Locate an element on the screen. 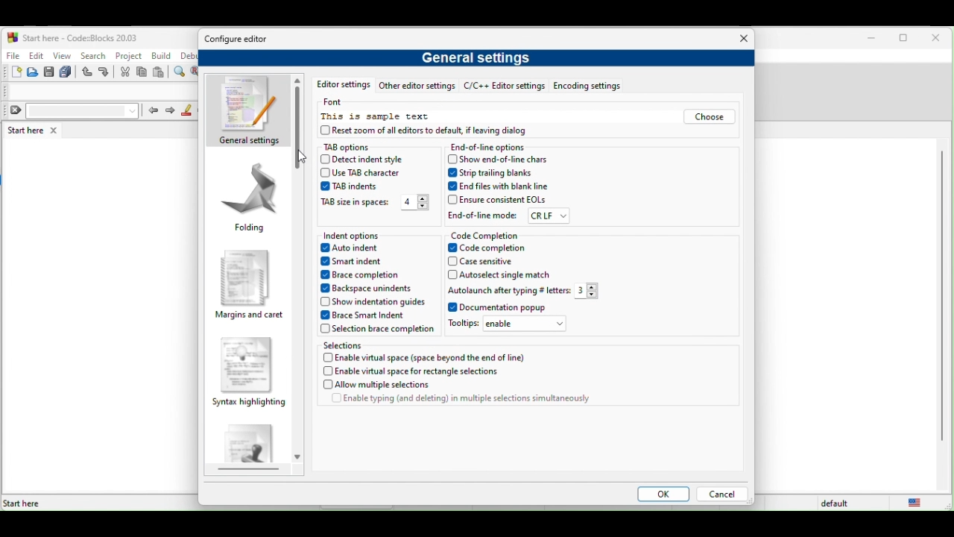 This screenshot has height=537, width=954. start here-code blocks-20.03 is located at coordinates (72, 37).